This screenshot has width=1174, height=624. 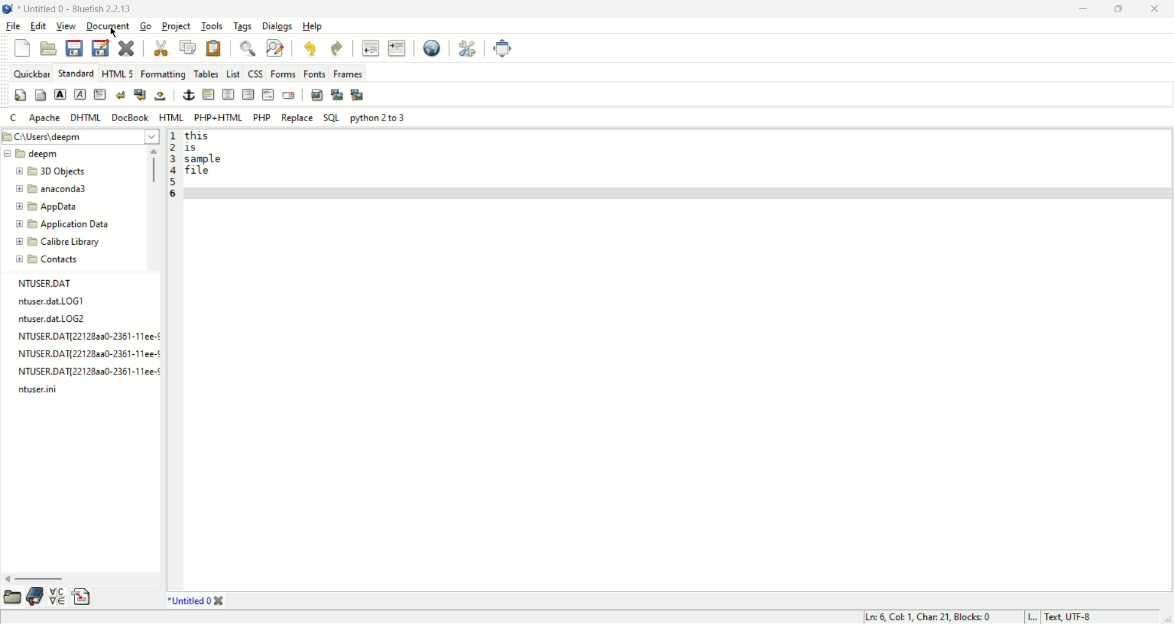 I want to click on help, so click(x=314, y=26).